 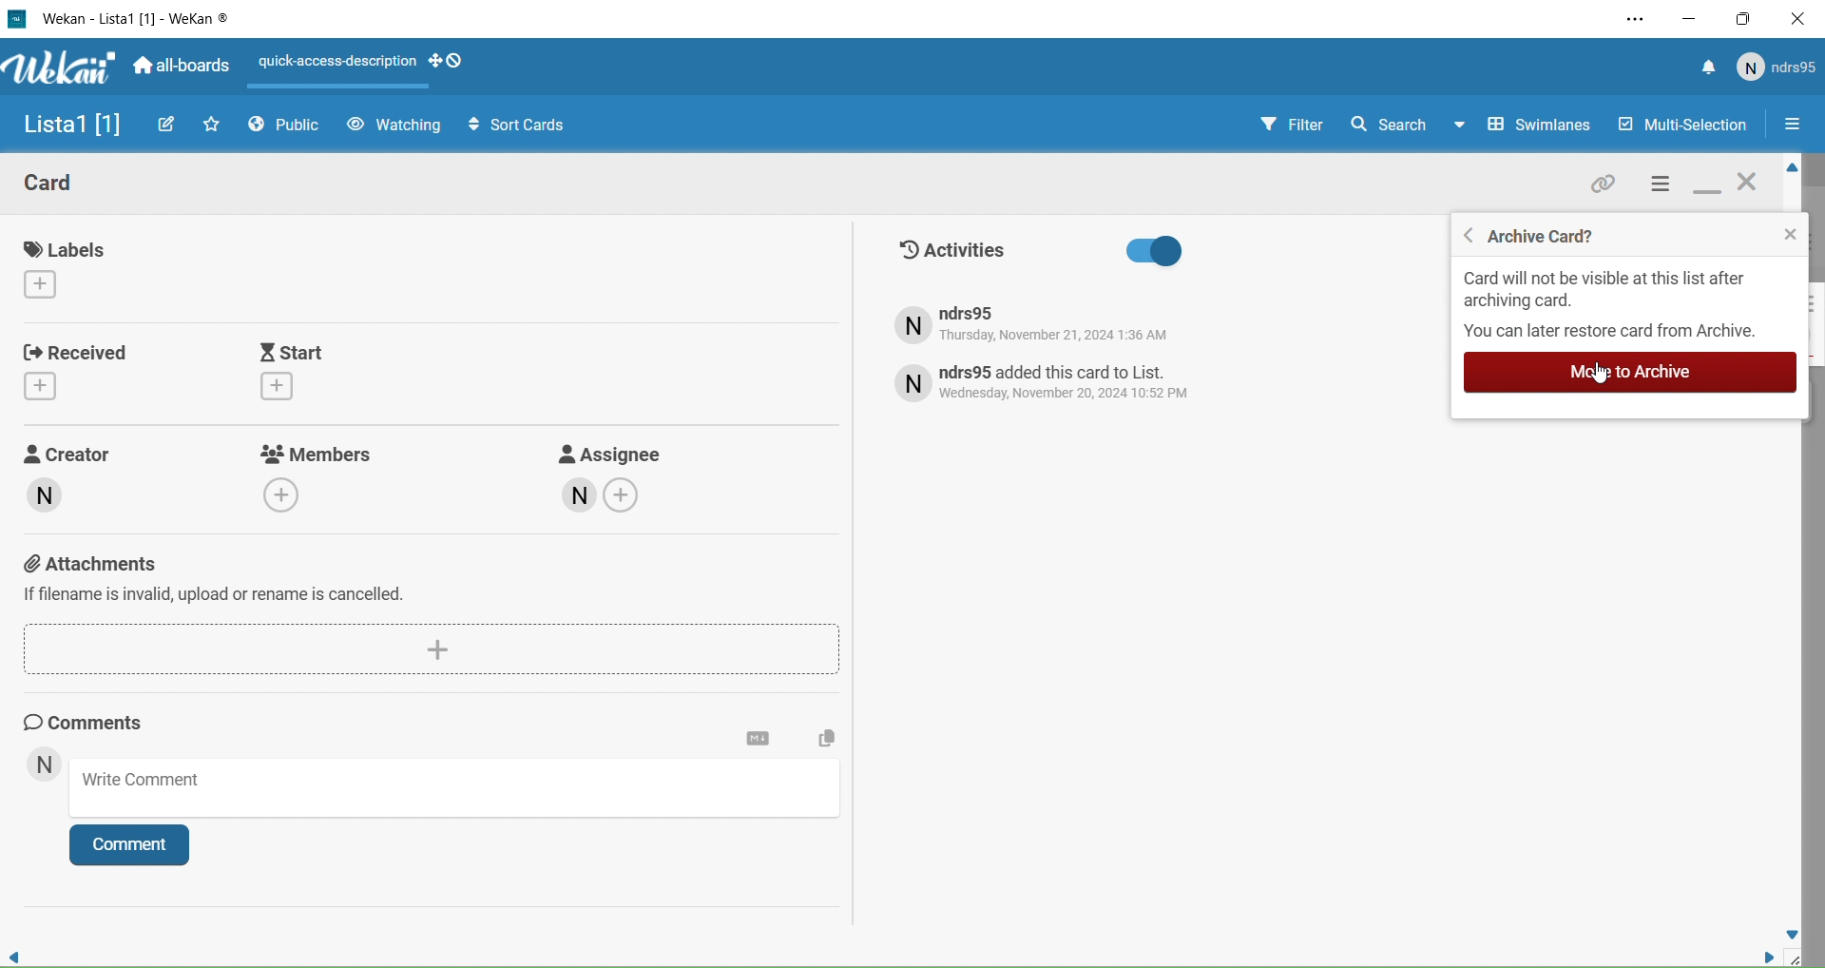 I want to click on Labels, so click(x=61, y=268).